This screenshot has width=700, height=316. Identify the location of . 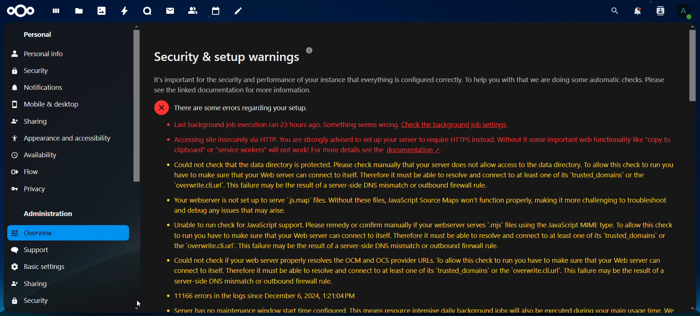
(31, 122).